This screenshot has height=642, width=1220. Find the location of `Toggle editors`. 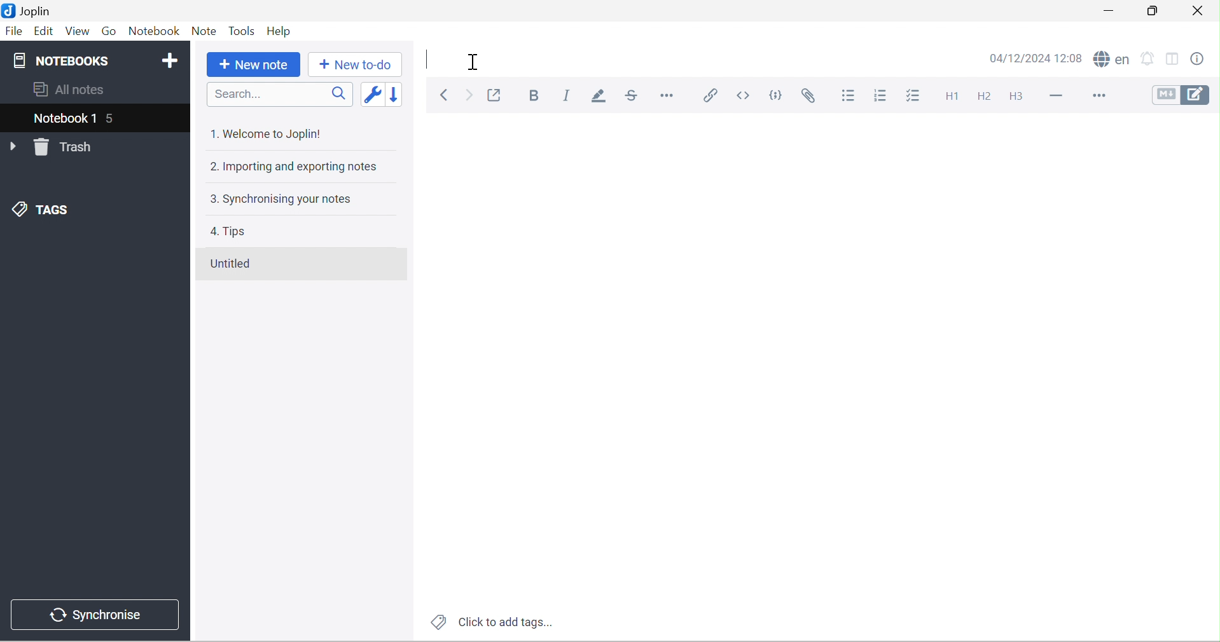

Toggle editors is located at coordinates (1184, 96).